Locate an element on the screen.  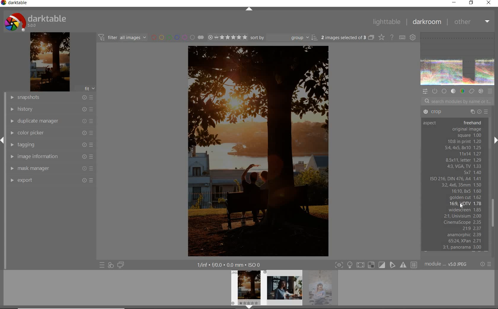
quick access panel is located at coordinates (425, 92).